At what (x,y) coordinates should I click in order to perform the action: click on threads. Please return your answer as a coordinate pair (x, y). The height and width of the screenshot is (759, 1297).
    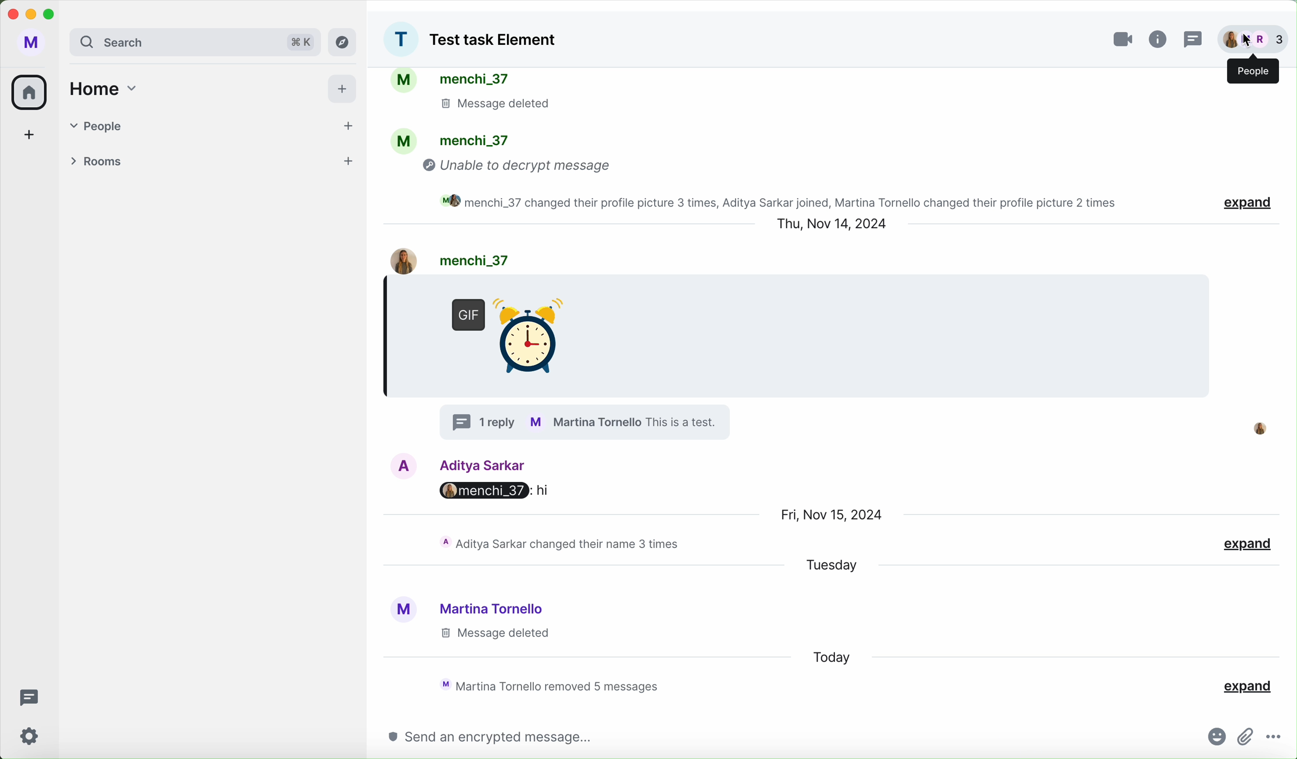
    Looking at the image, I should click on (1193, 39).